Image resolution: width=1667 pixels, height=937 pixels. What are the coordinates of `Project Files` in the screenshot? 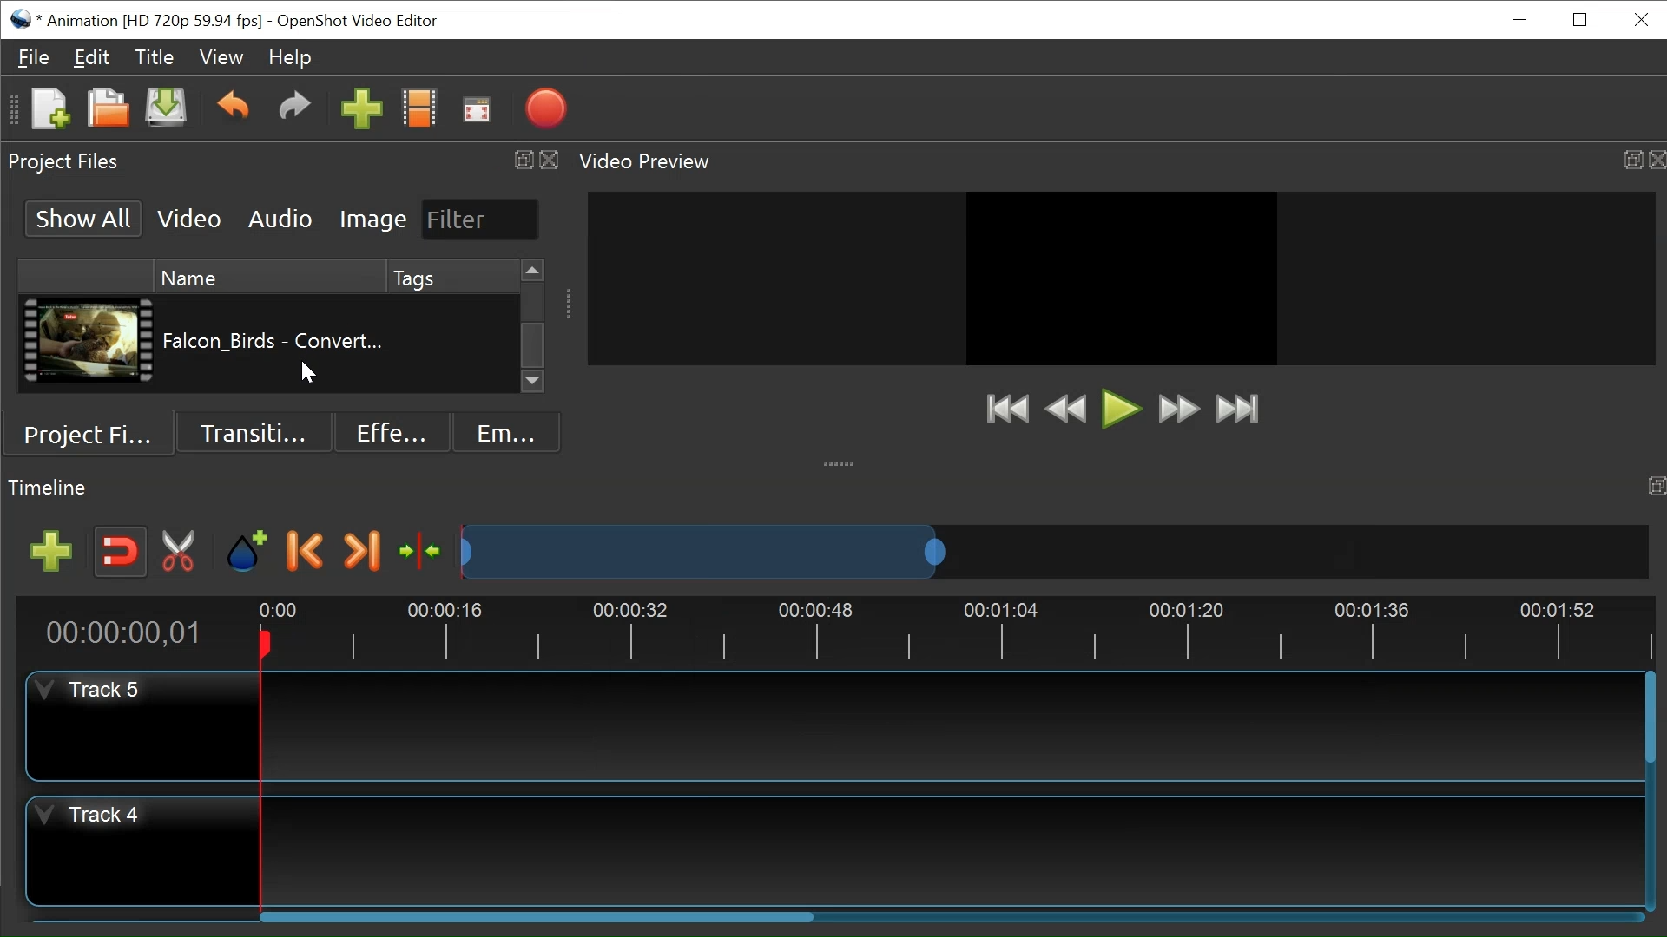 It's located at (90, 434).